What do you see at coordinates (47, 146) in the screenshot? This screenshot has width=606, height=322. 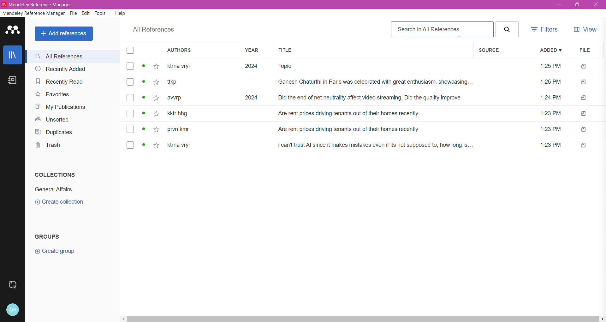 I see `Trash` at bounding box center [47, 146].